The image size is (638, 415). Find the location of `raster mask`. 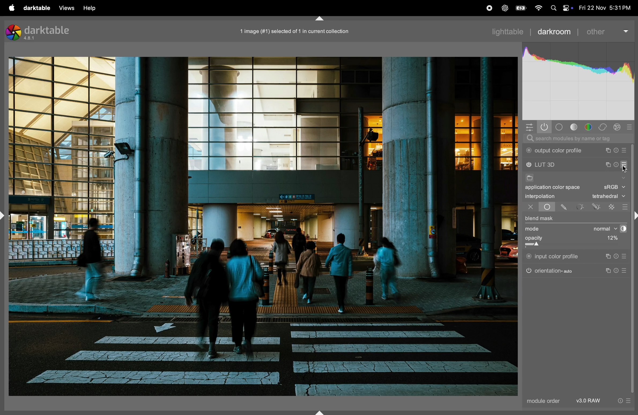

raster mask is located at coordinates (612, 206).